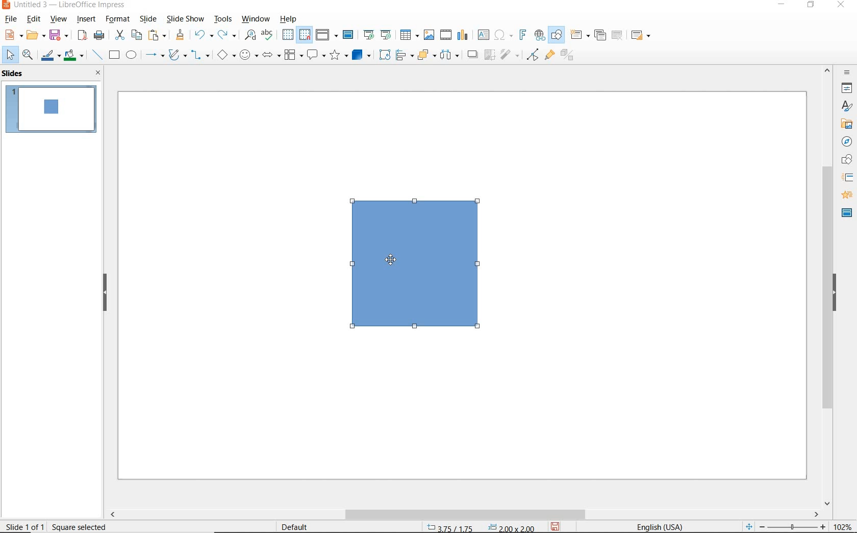  What do you see at coordinates (847, 178) in the screenshot?
I see `slide transition` at bounding box center [847, 178].